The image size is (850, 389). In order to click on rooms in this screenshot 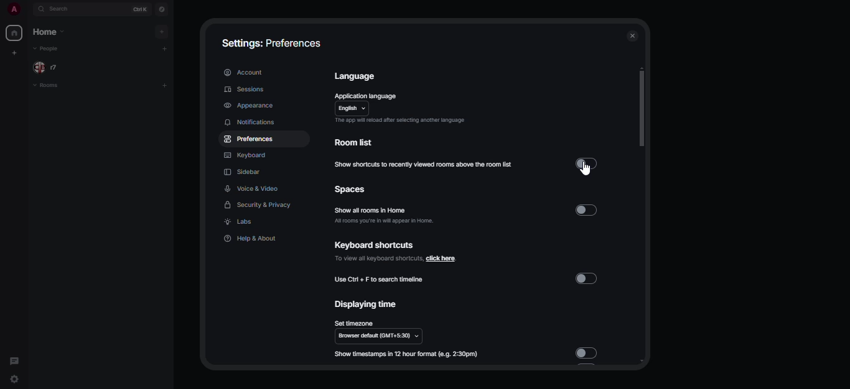, I will do `click(51, 85)`.